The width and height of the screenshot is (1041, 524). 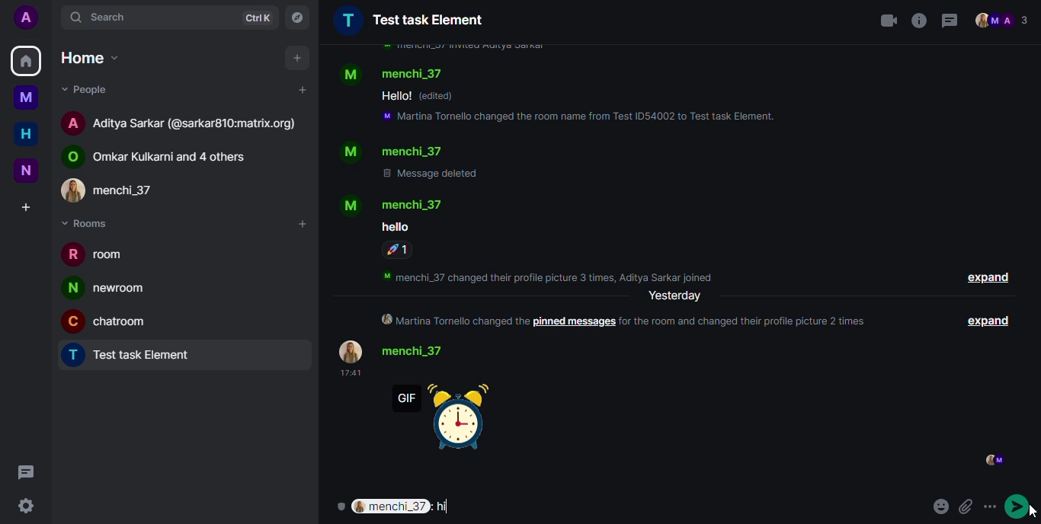 I want to click on add, so click(x=301, y=90).